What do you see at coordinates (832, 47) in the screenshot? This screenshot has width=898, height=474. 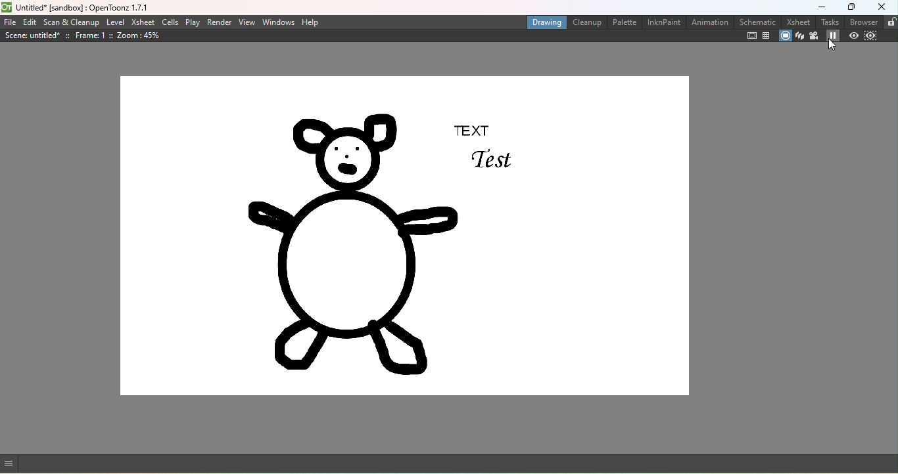 I see `cursor` at bounding box center [832, 47].